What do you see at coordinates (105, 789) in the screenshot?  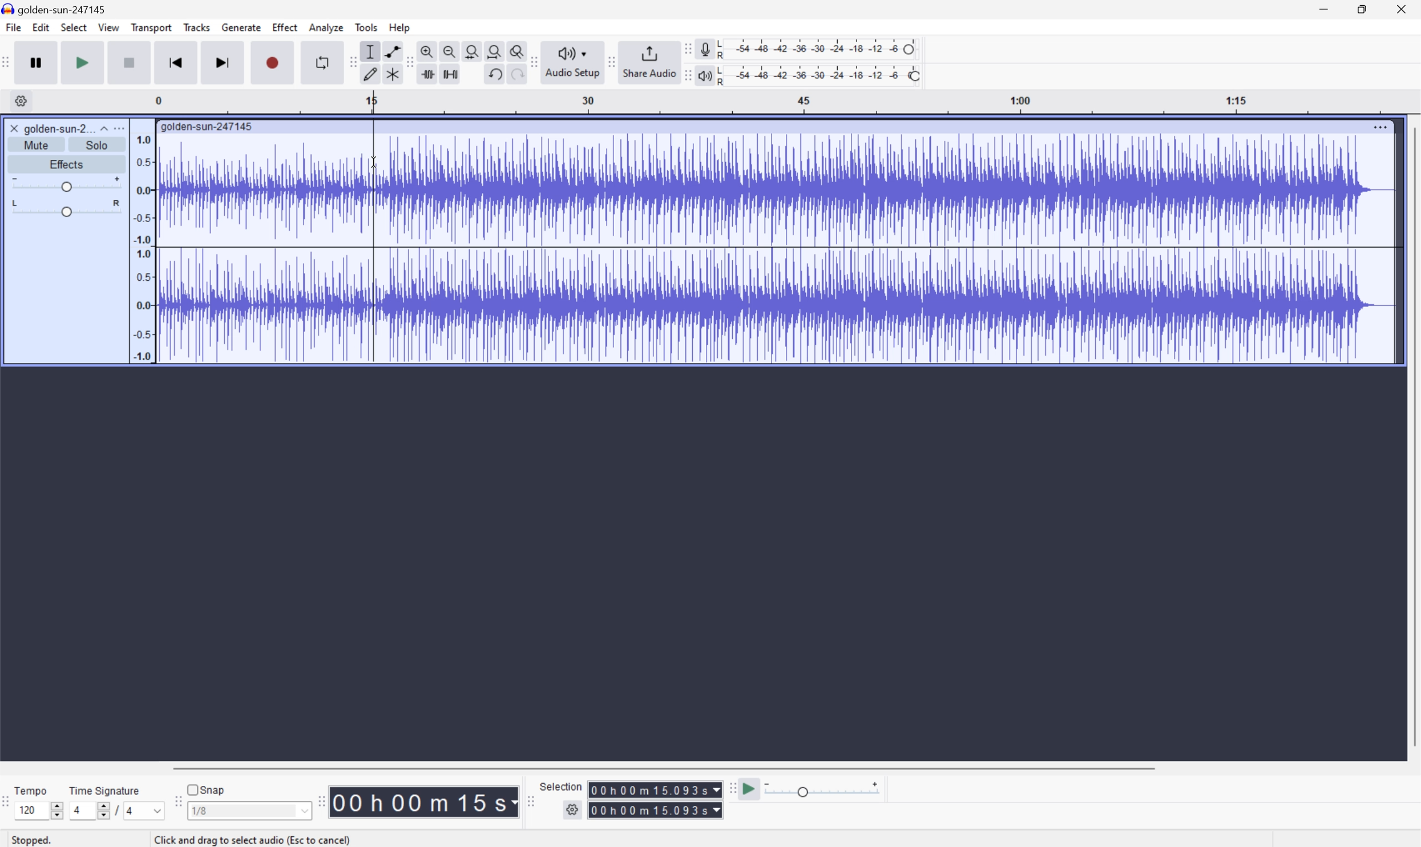 I see `Time signature` at bounding box center [105, 789].